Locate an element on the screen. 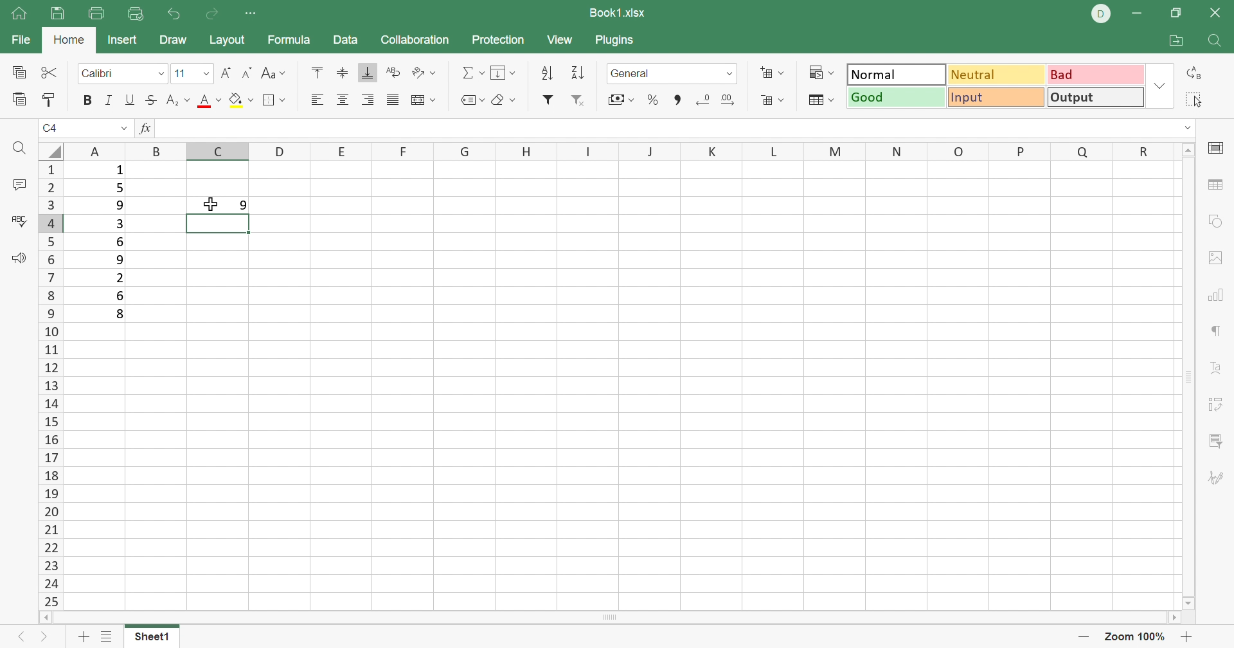 The height and width of the screenshot is (648, 1234). Wrap Text is located at coordinates (395, 74).